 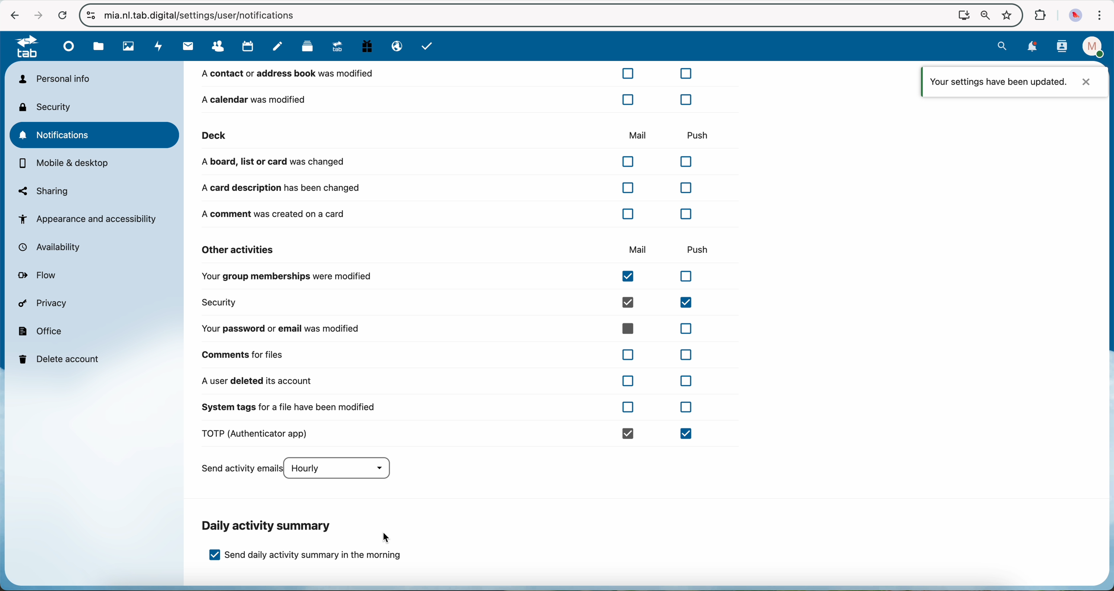 I want to click on security, so click(x=48, y=107).